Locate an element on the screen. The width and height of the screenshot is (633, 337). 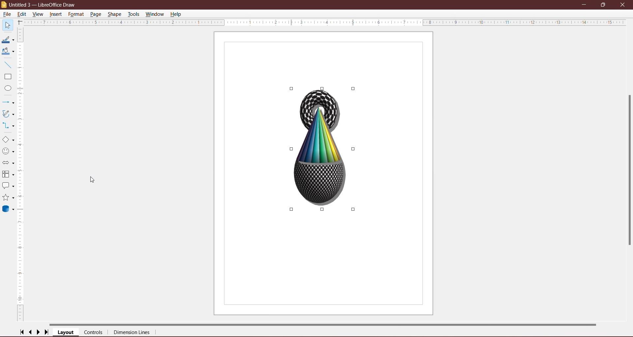
Application Logo is located at coordinates (4, 5).